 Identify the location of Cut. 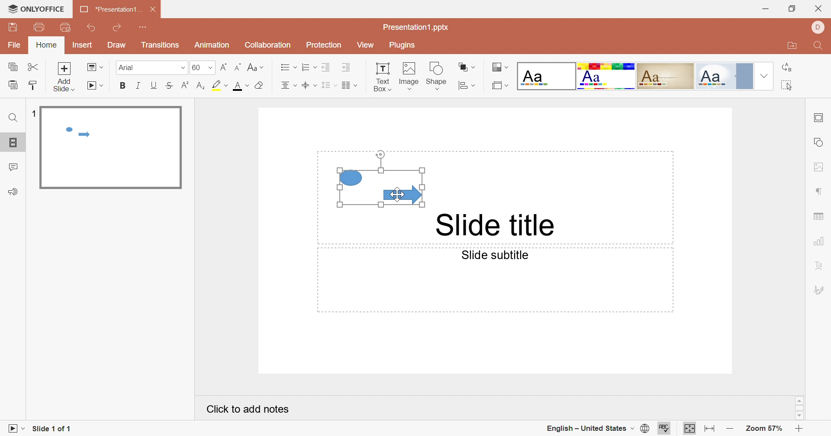
(31, 68).